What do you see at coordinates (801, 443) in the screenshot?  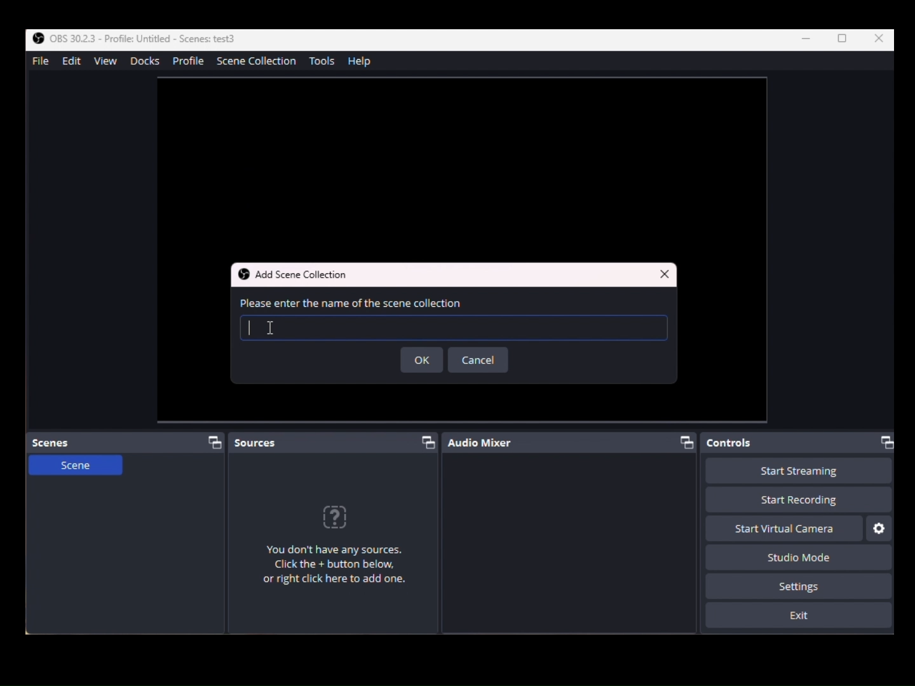 I see `Controls` at bounding box center [801, 443].